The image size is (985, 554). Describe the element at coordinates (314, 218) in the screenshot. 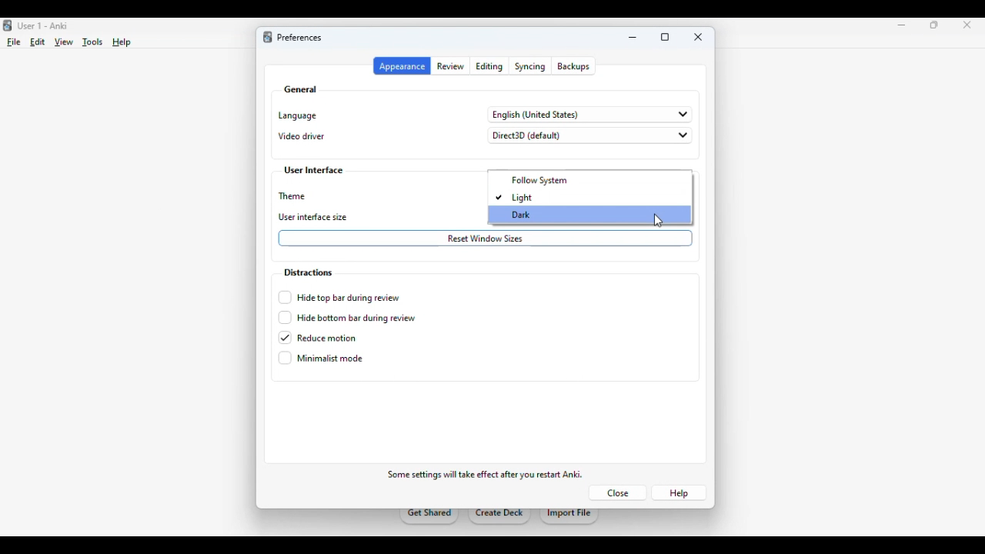

I see `user interface size` at that location.